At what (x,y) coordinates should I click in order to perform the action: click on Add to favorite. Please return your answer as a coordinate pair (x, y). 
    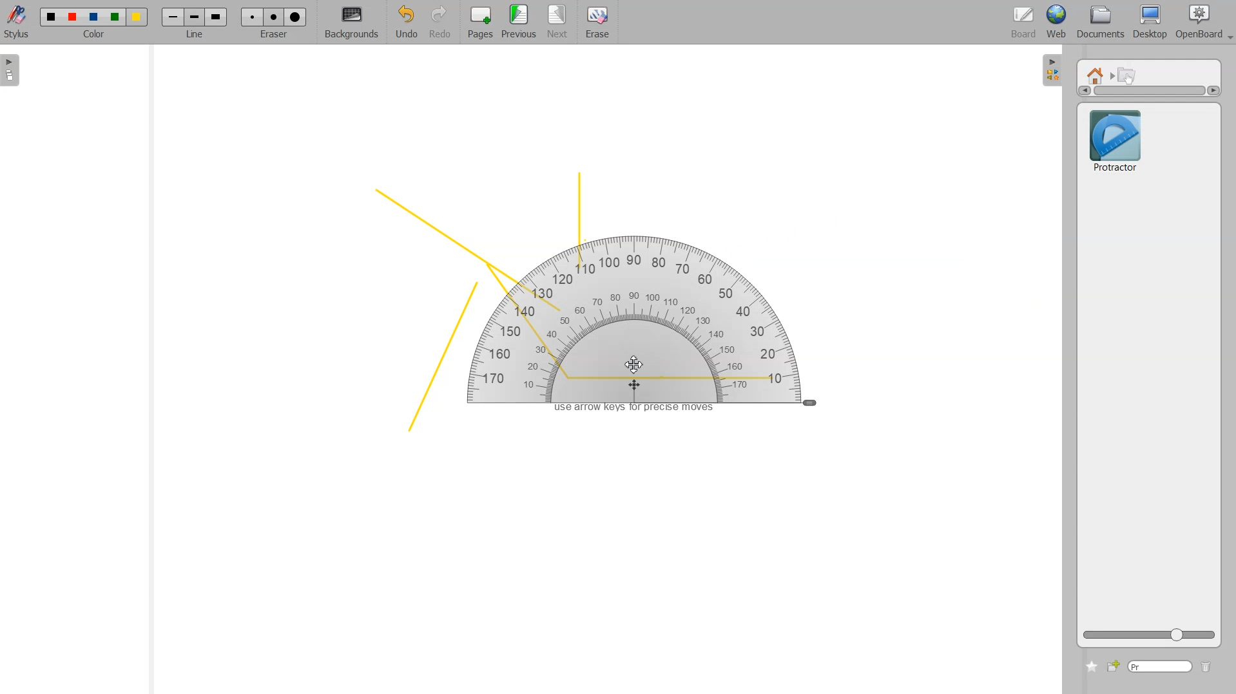
    Looking at the image, I should click on (1091, 666).